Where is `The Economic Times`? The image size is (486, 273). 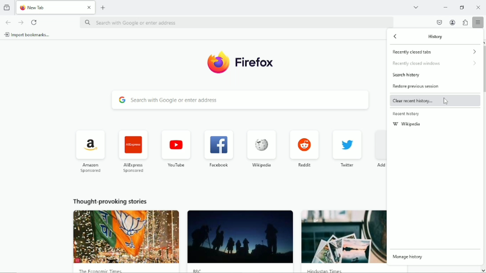 The Economic Times is located at coordinates (101, 270).